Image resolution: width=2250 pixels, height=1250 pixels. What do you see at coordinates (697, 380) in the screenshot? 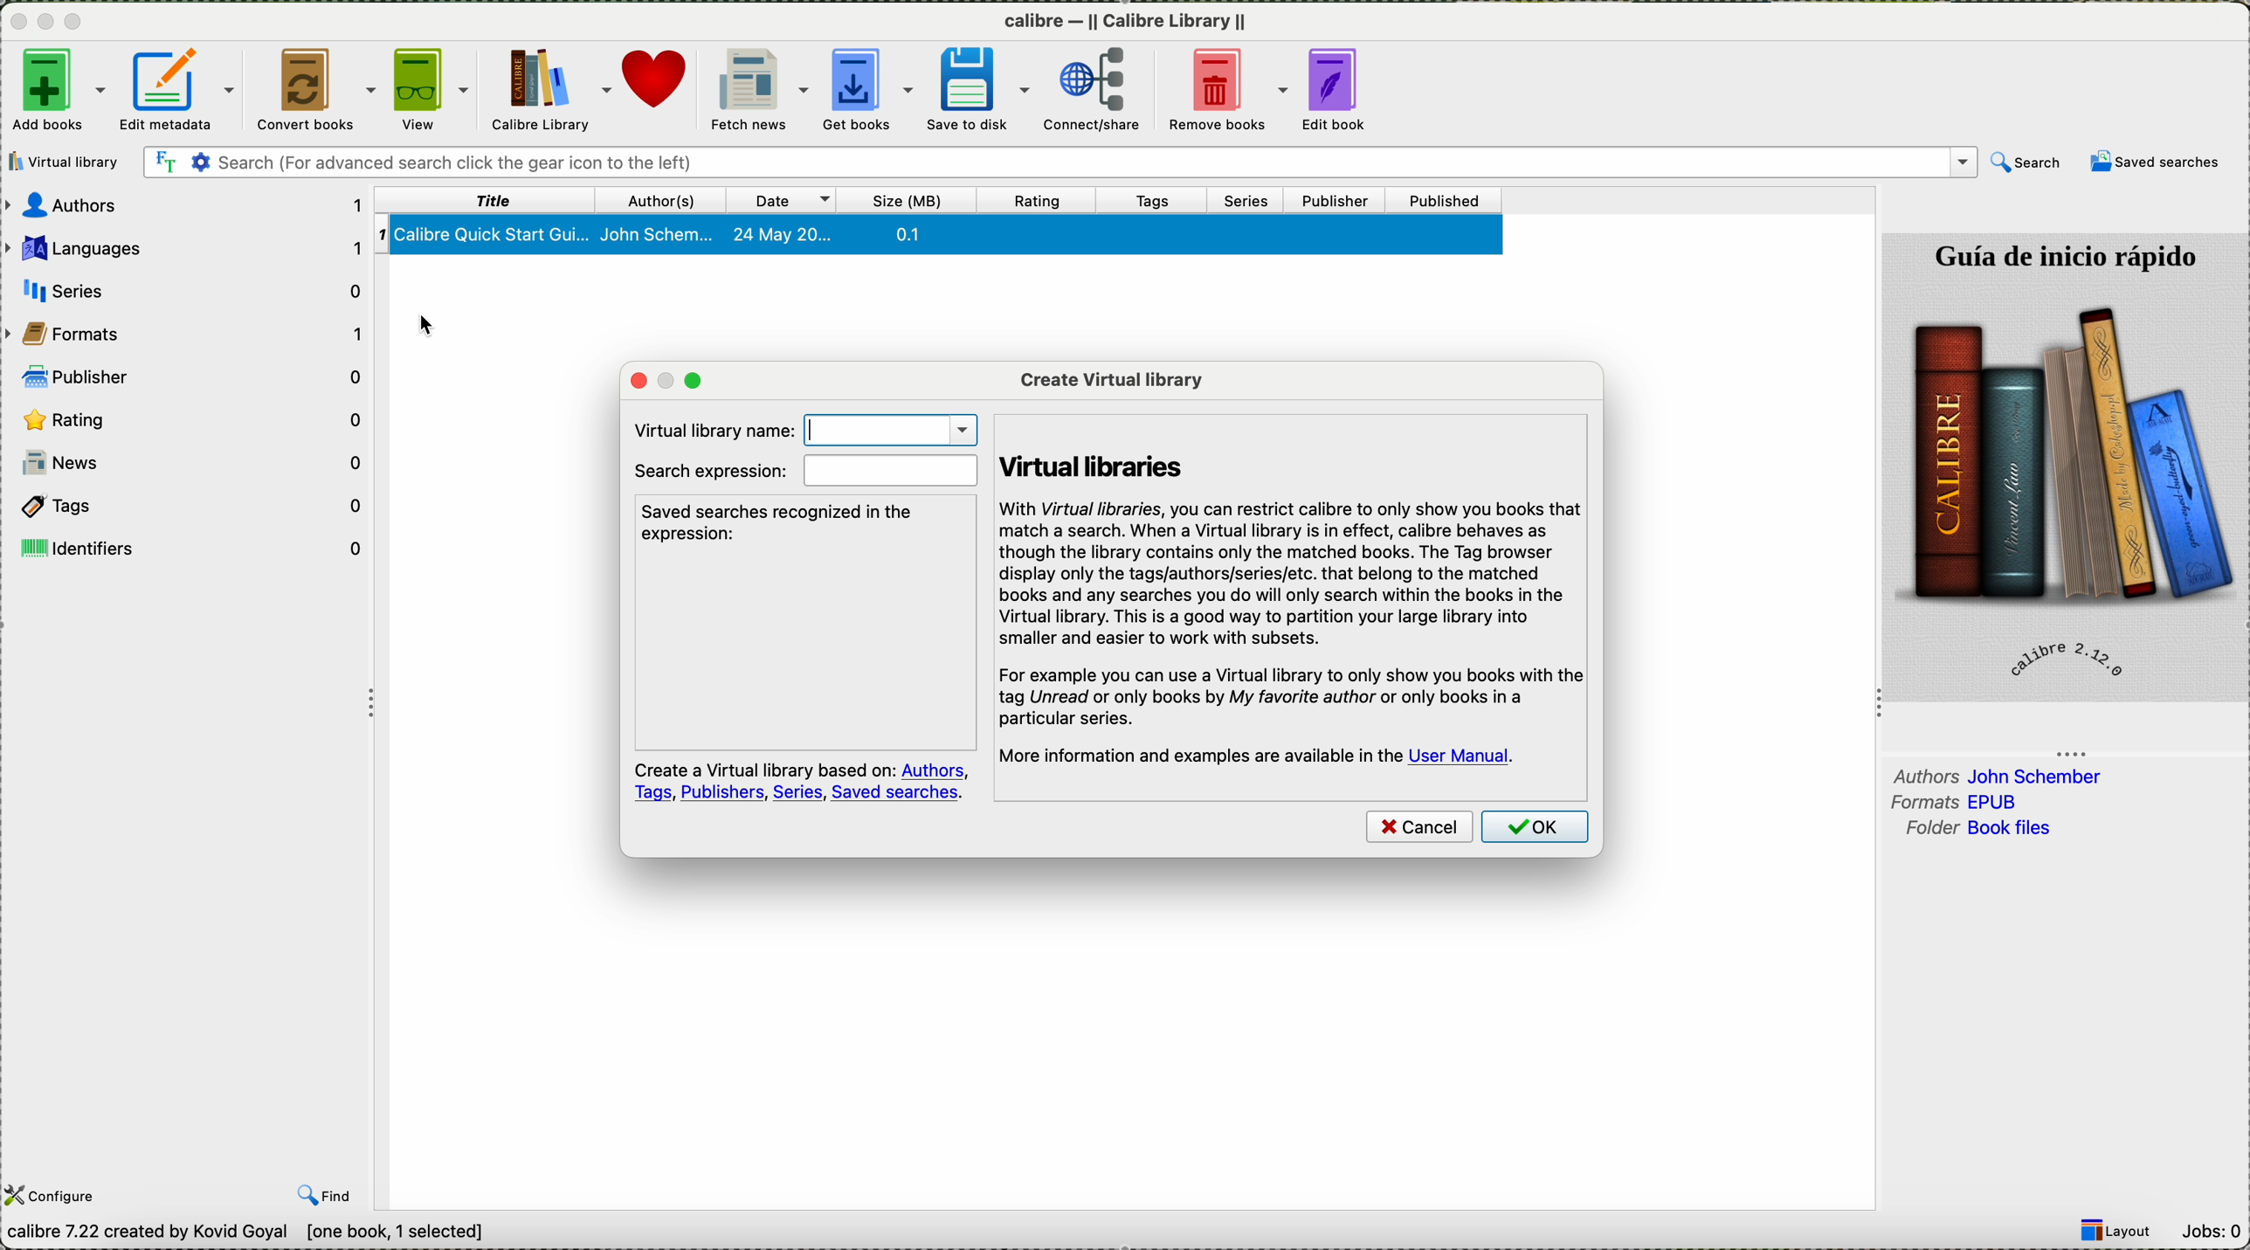
I see `maximize popup` at bounding box center [697, 380].